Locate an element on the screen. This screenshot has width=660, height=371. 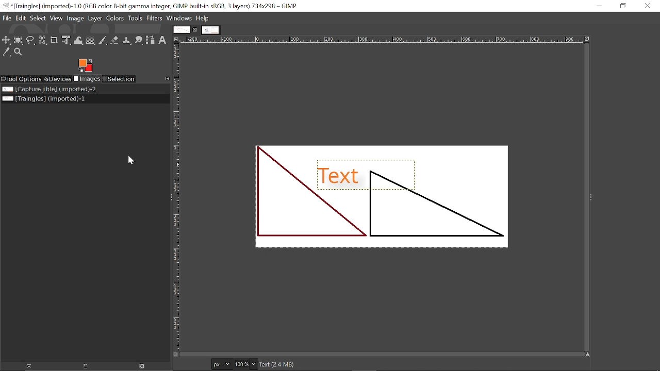
Crop tool is located at coordinates (55, 41).